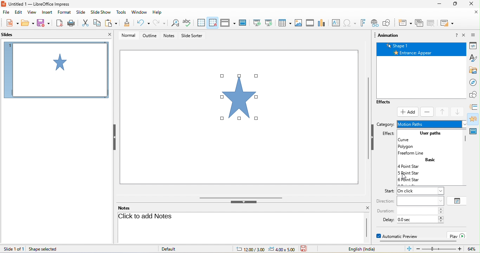 Image resolution: width=480 pixels, height=253 pixels. I want to click on text language, so click(357, 249).